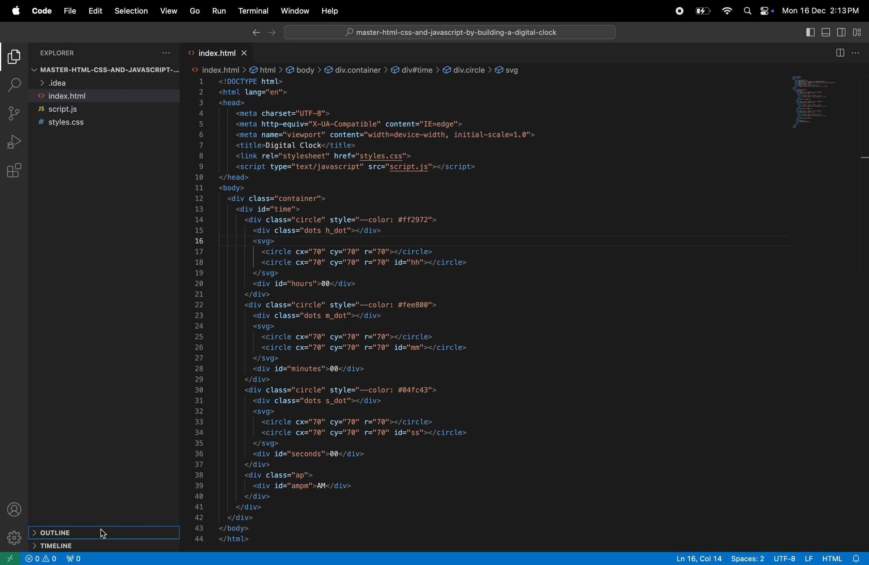  I want to click on workspace search bar, so click(450, 32).